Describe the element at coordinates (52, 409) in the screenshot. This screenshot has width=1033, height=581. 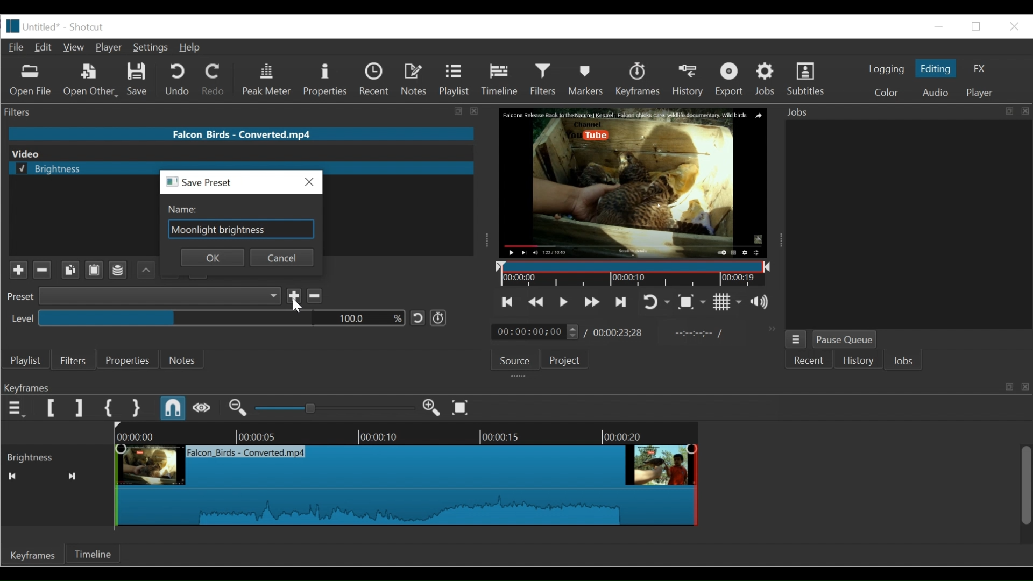
I see `Set Filter First` at that location.